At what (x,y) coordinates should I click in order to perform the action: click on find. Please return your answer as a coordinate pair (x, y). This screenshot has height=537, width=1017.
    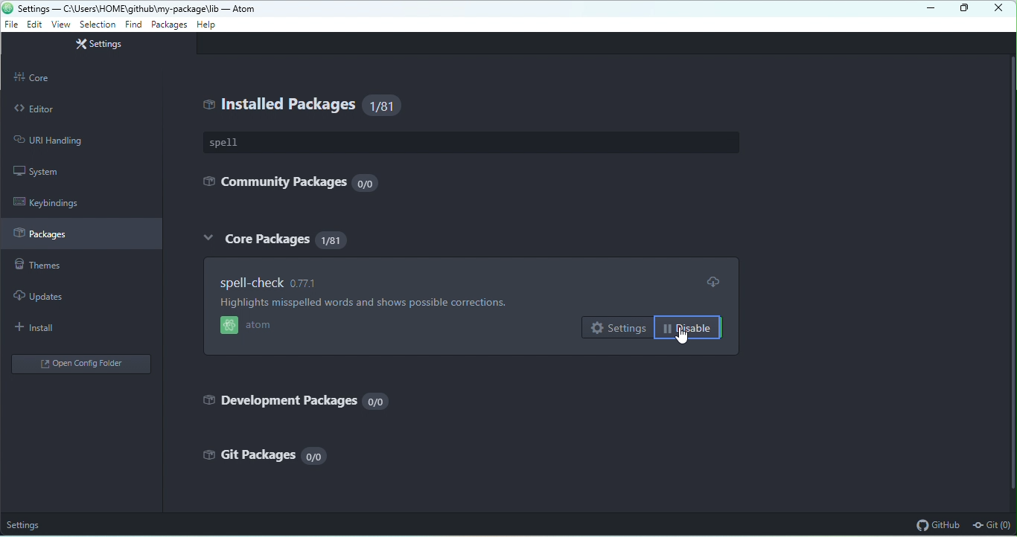
    Looking at the image, I should click on (133, 25).